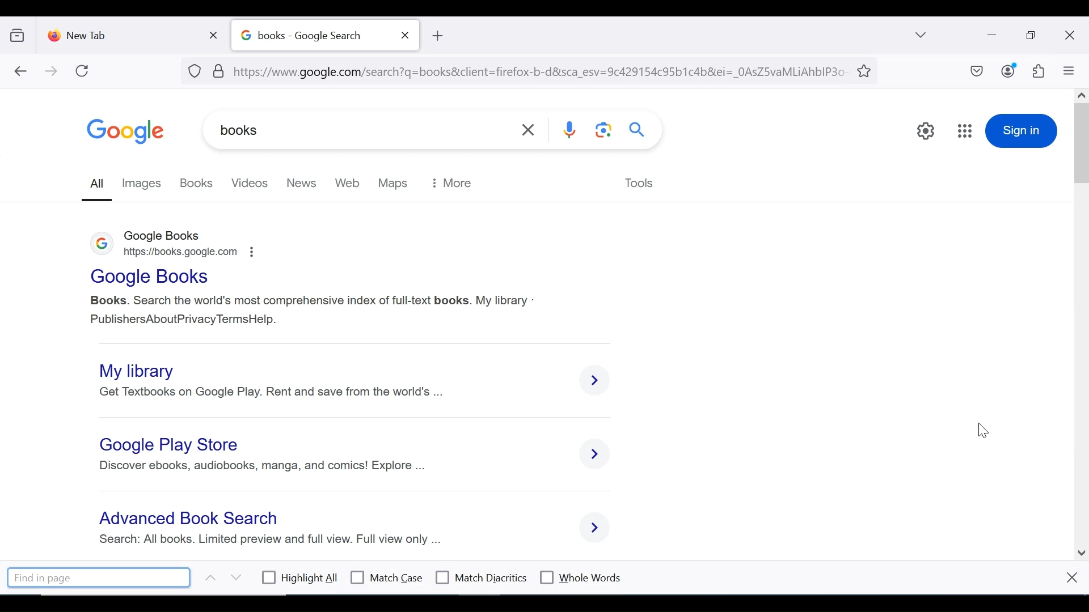  Describe the element at coordinates (248, 182) in the screenshot. I see `videos` at that location.